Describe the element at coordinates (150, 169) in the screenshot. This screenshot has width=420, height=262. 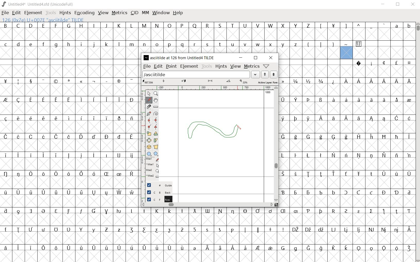
I see `mse1 mse1 mse2 mse2` at that location.